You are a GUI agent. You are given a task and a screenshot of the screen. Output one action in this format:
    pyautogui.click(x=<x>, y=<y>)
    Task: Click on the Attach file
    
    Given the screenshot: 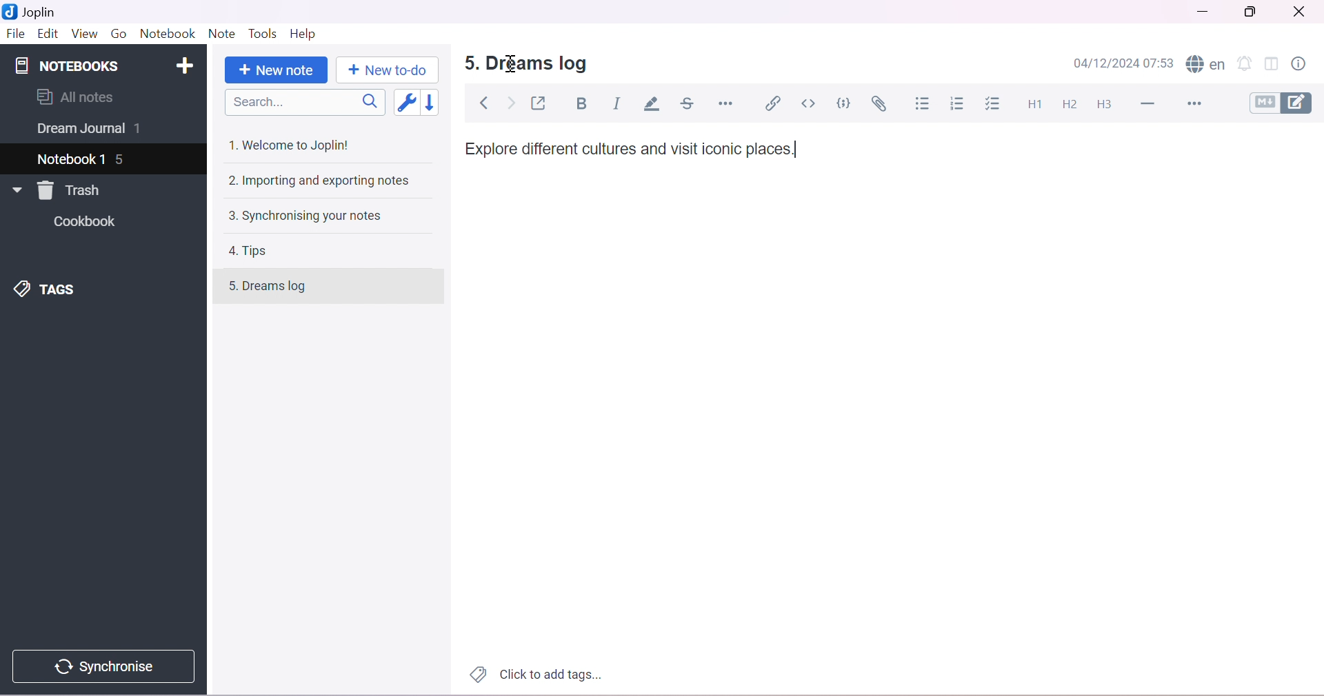 What is the action you would take?
    pyautogui.click(x=882, y=105)
    